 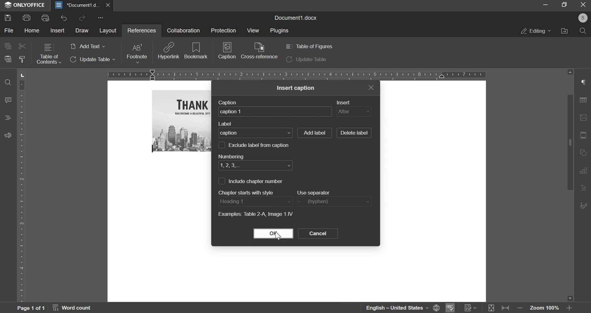 What do you see at coordinates (230, 155) in the screenshot?
I see `numbering ` at bounding box center [230, 155].